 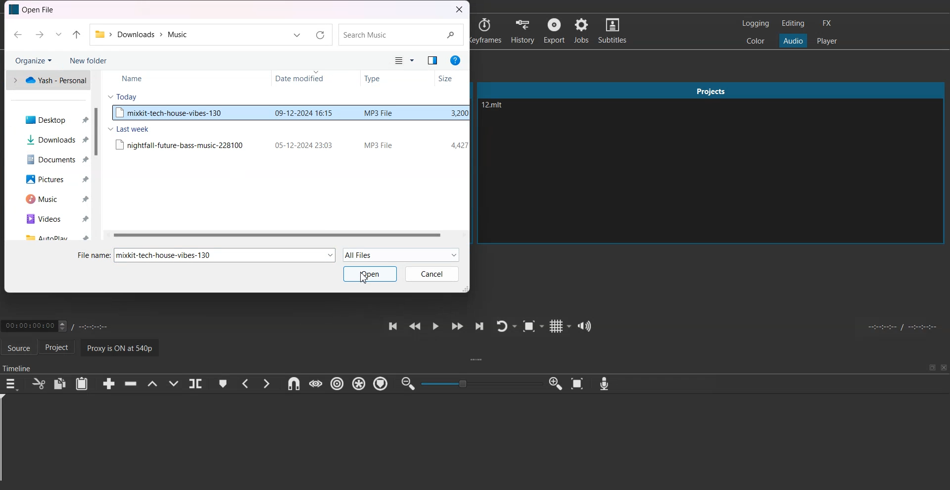 I want to click on Last Week, so click(x=128, y=129).